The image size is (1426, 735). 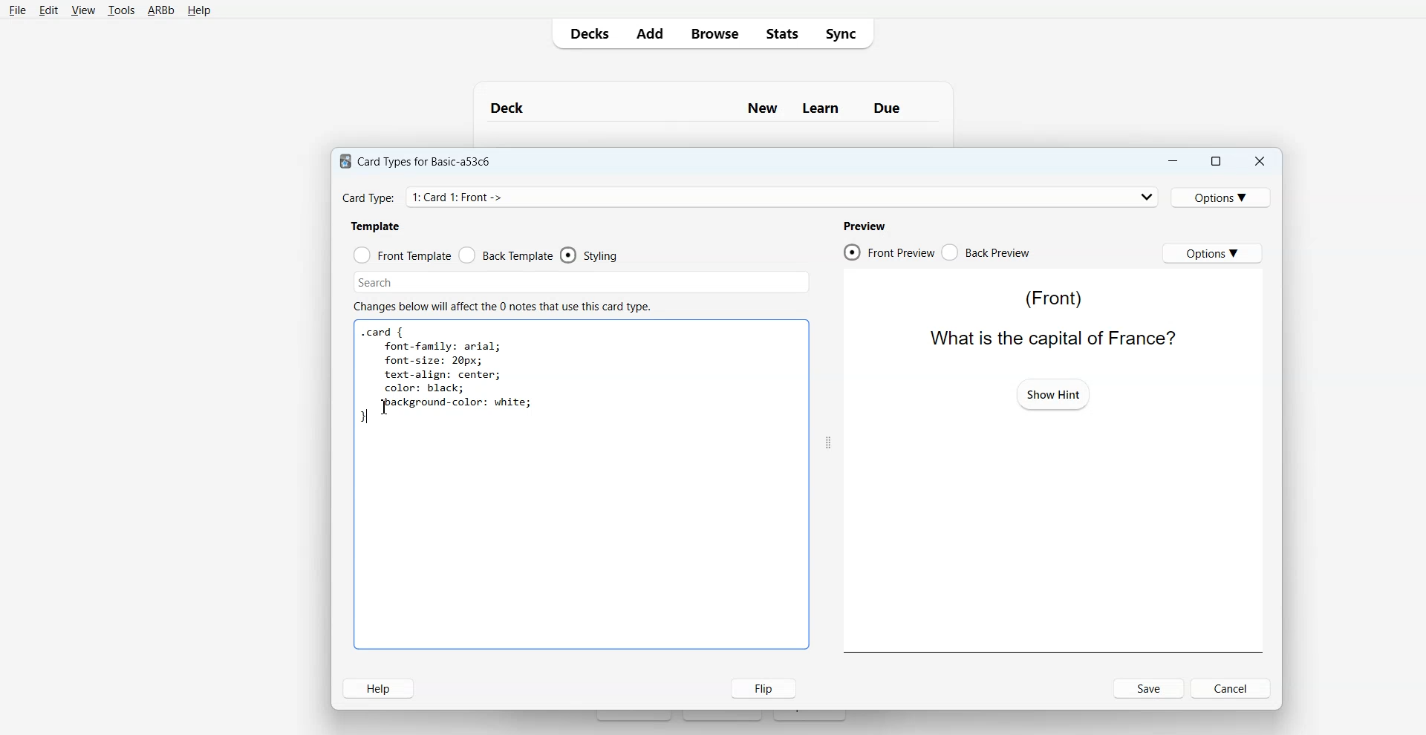 What do you see at coordinates (1171, 161) in the screenshot?
I see `Minimize` at bounding box center [1171, 161].